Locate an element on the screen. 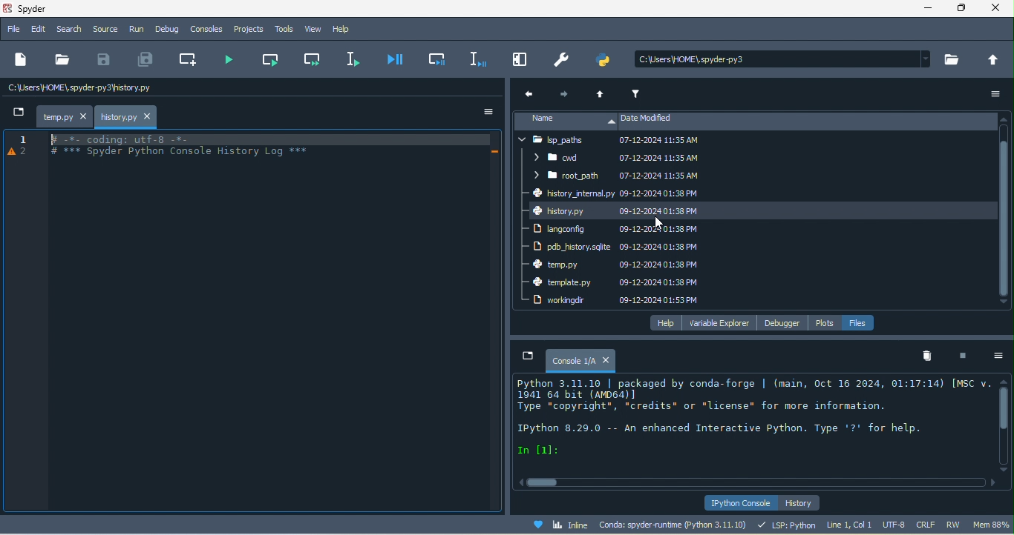  minimize is located at coordinates (926, 8).